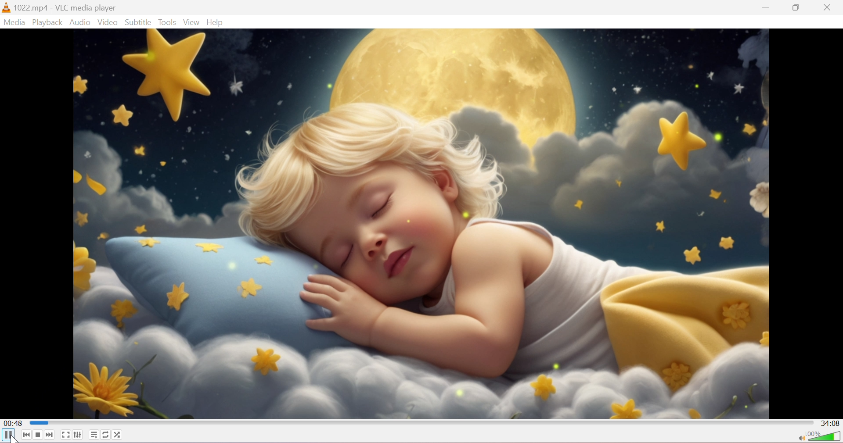 The height and width of the screenshot is (443, 843). Describe the element at coordinates (14, 422) in the screenshot. I see `00:48` at that location.